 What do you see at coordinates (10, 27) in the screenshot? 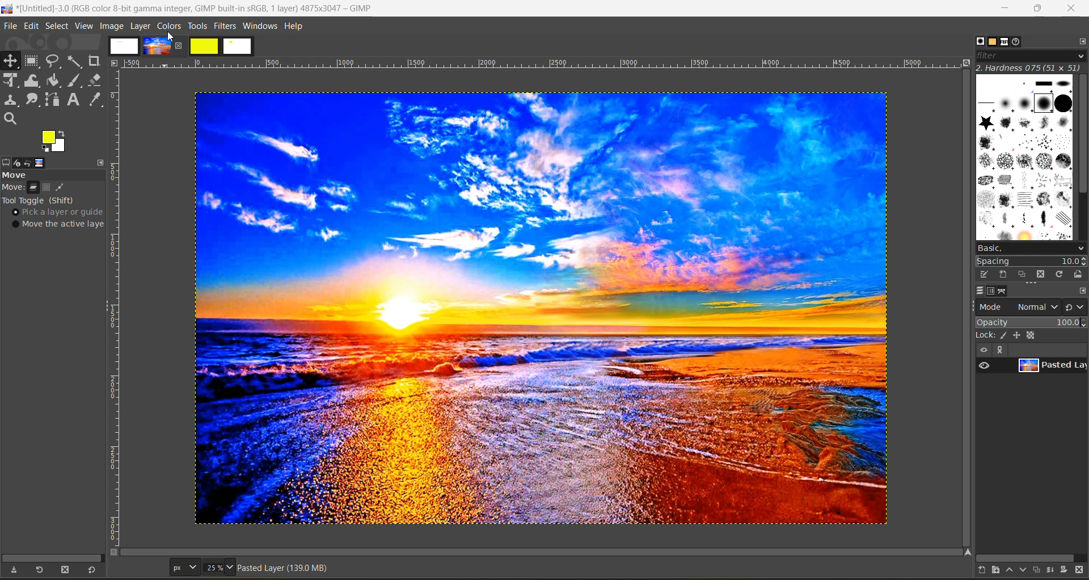
I see `file` at bounding box center [10, 27].